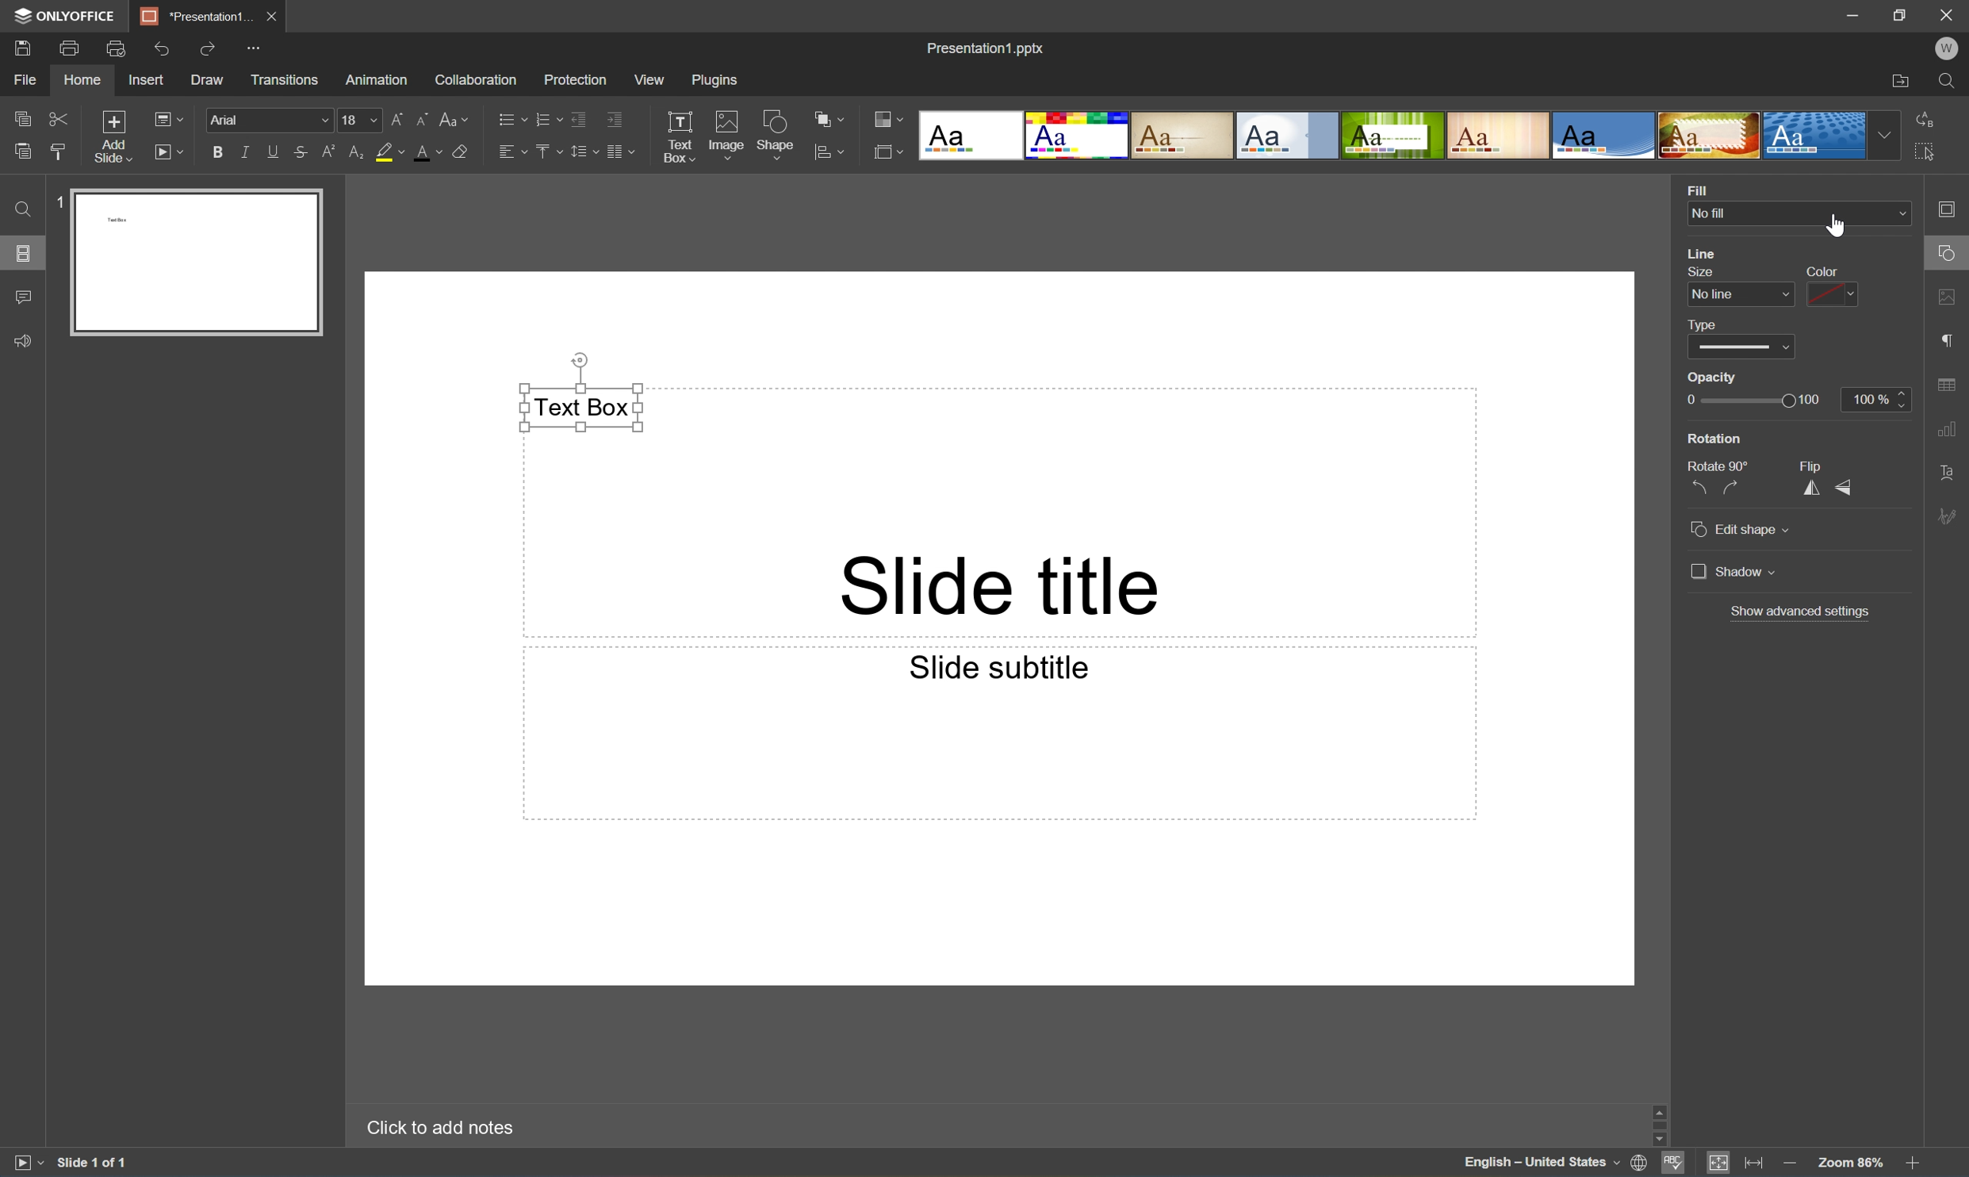  I want to click on ONLYOFFICE, so click(65, 17).